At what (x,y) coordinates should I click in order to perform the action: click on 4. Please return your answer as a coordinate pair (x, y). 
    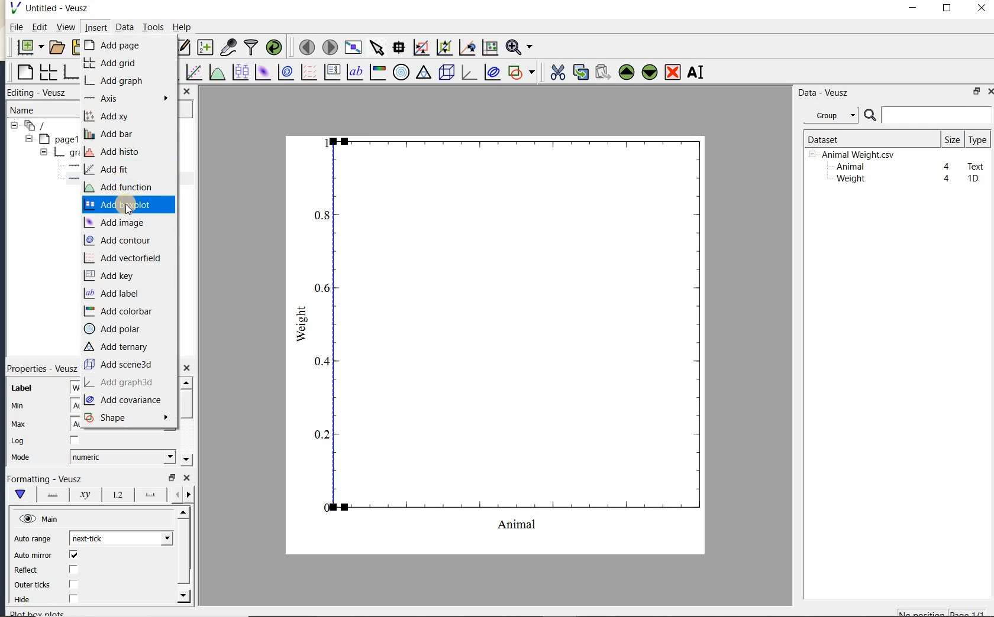
    Looking at the image, I should click on (947, 179).